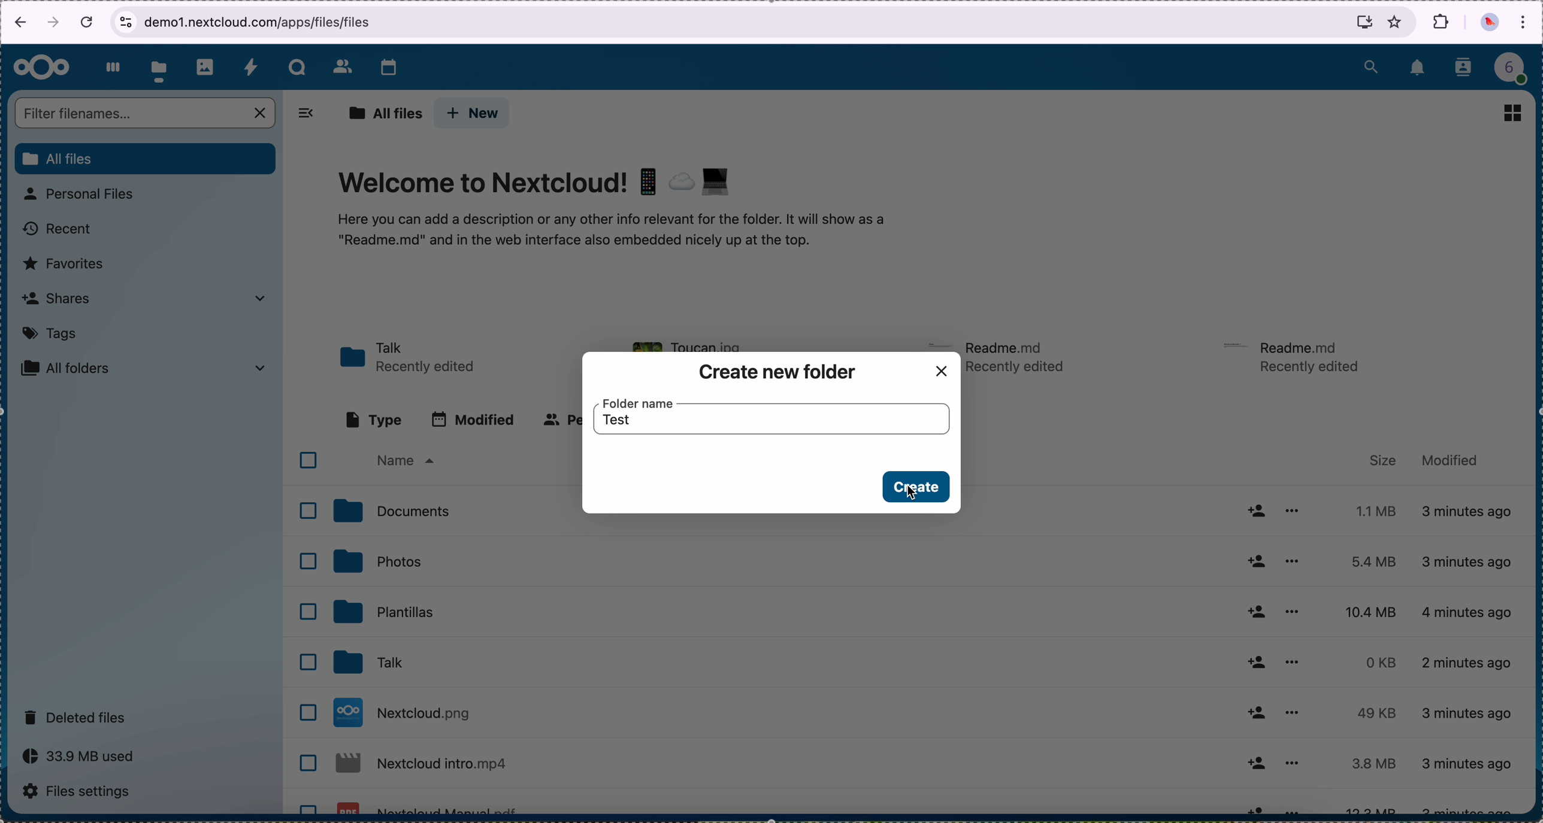 The width and height of the screenshot is (1543, 823). What do you see at coordinates (1370, 765) in the screenshot?
I see `3.8 MB` at bounding box center [1370, 765].